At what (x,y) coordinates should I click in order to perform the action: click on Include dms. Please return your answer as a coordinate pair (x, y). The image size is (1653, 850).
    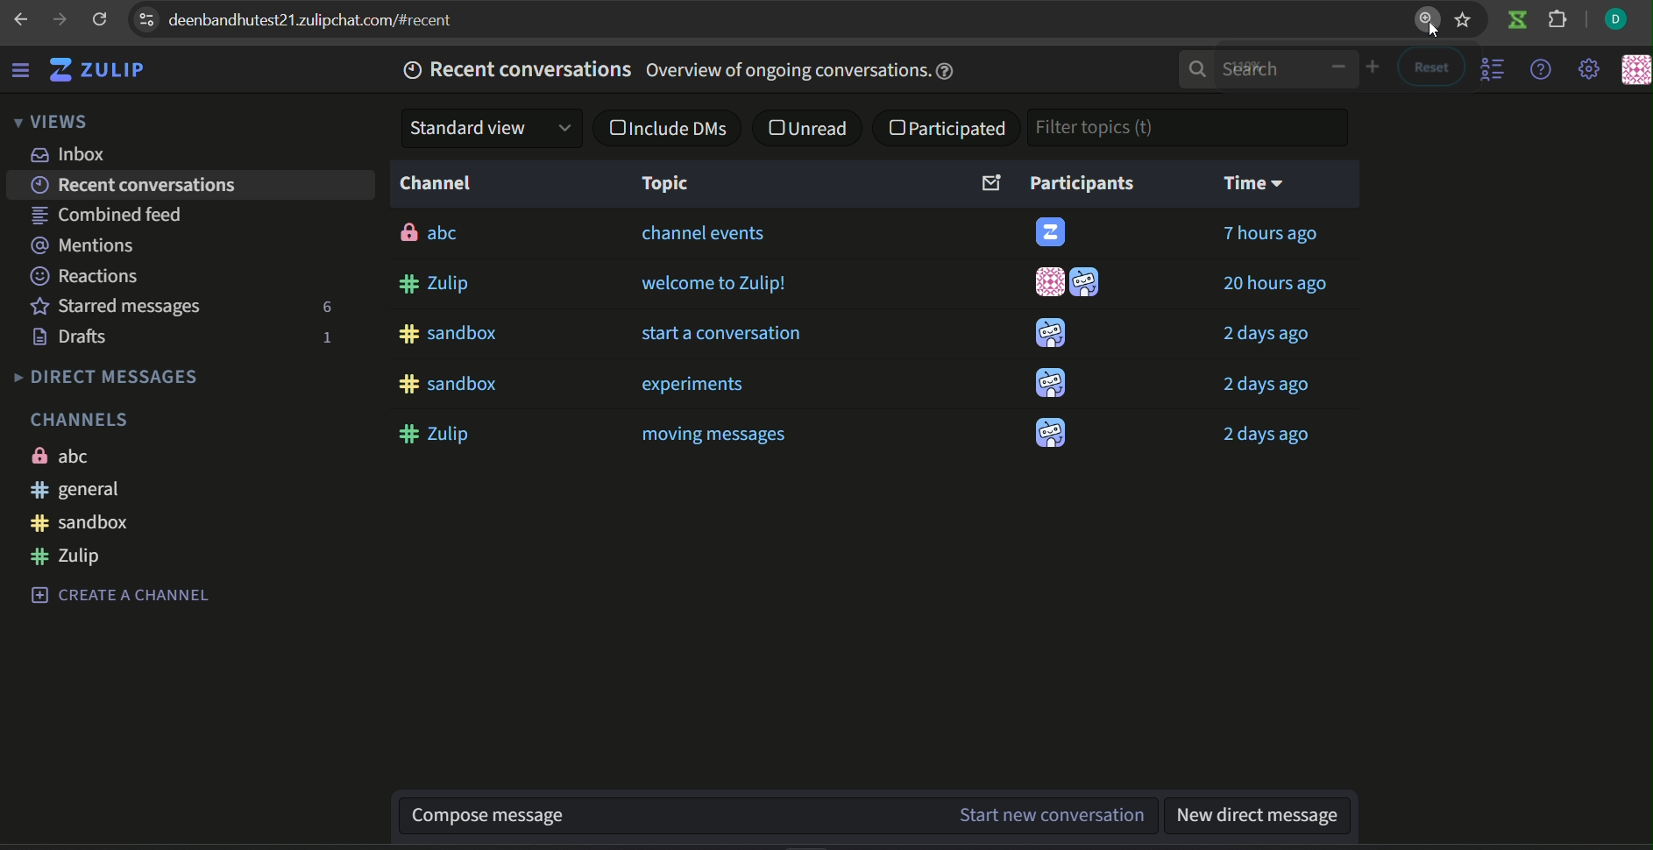
    Looking at the image, I should click on (672, 130).